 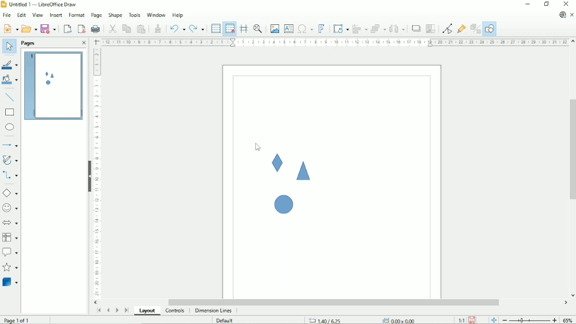 What do you see at coordinates (52, 86) in the screenshot?
I see `Preview` at bounding box center [52, 86].